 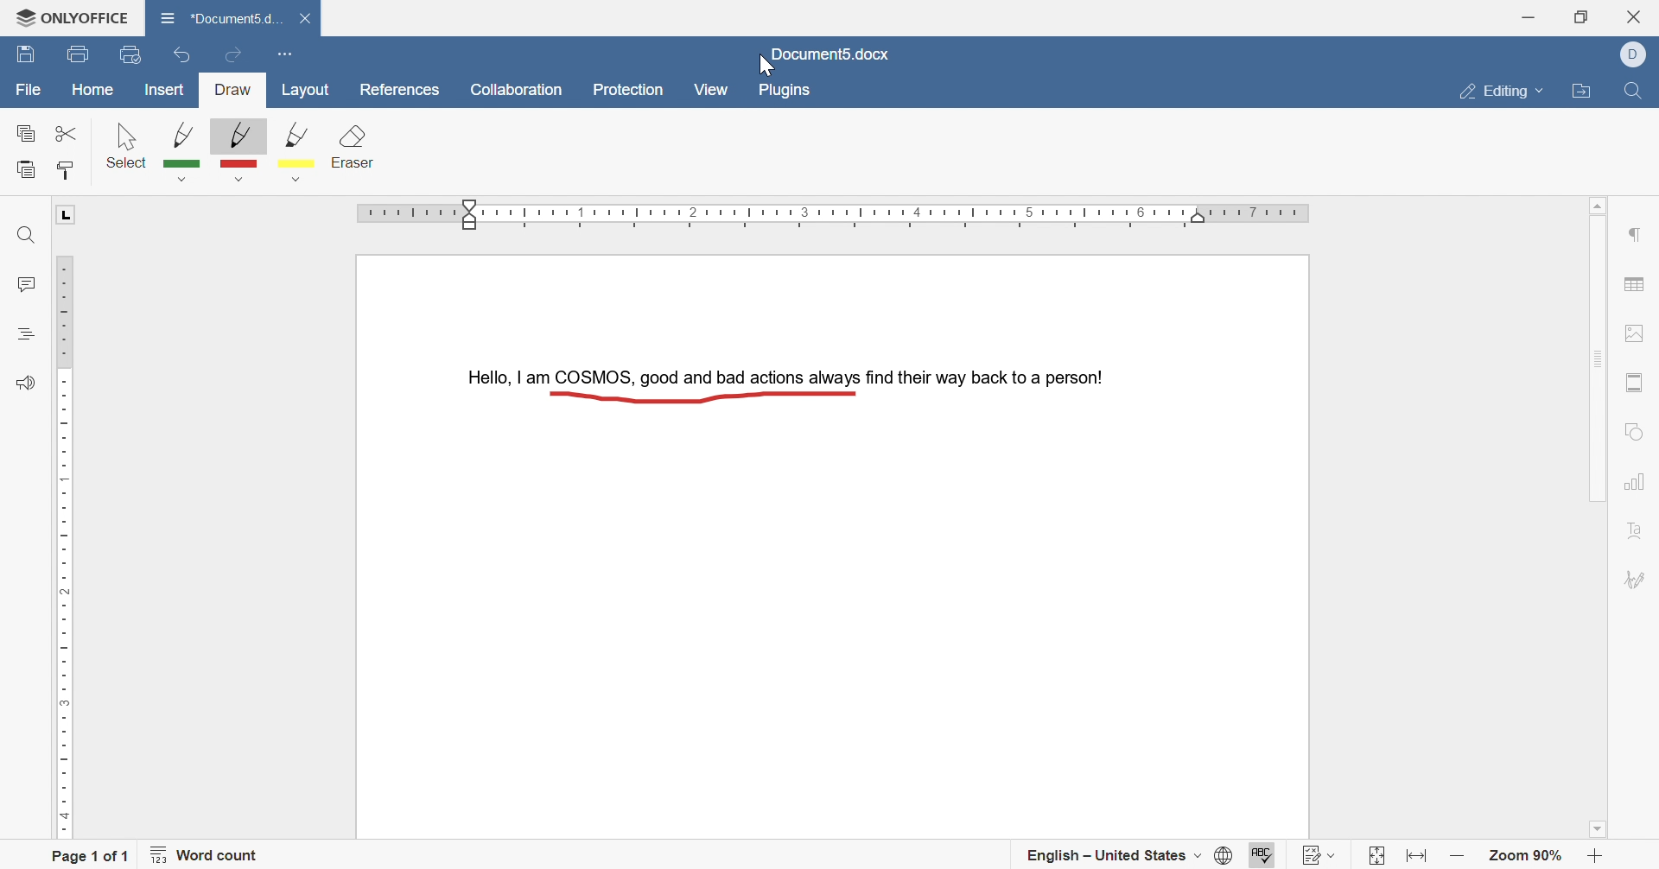 I want to click on file, so click(x=29, y=92).